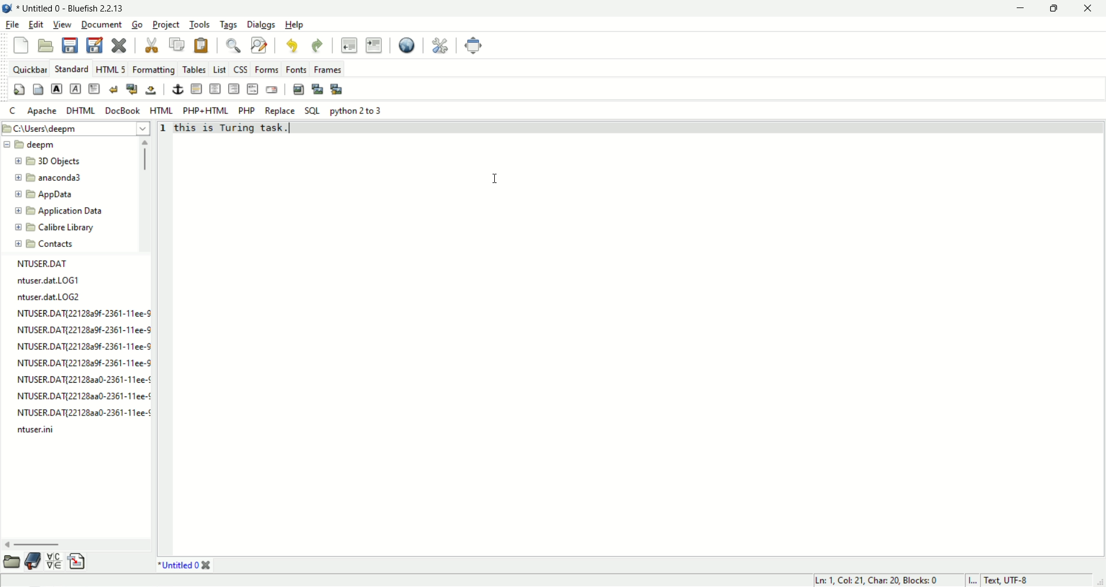  I want to click on application icon, so click(7, 7).